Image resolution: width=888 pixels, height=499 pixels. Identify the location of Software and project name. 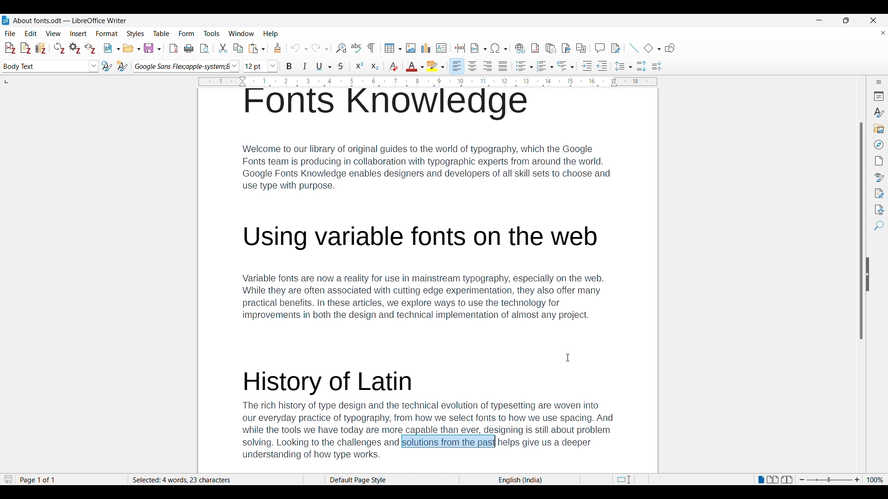
(70, 21).